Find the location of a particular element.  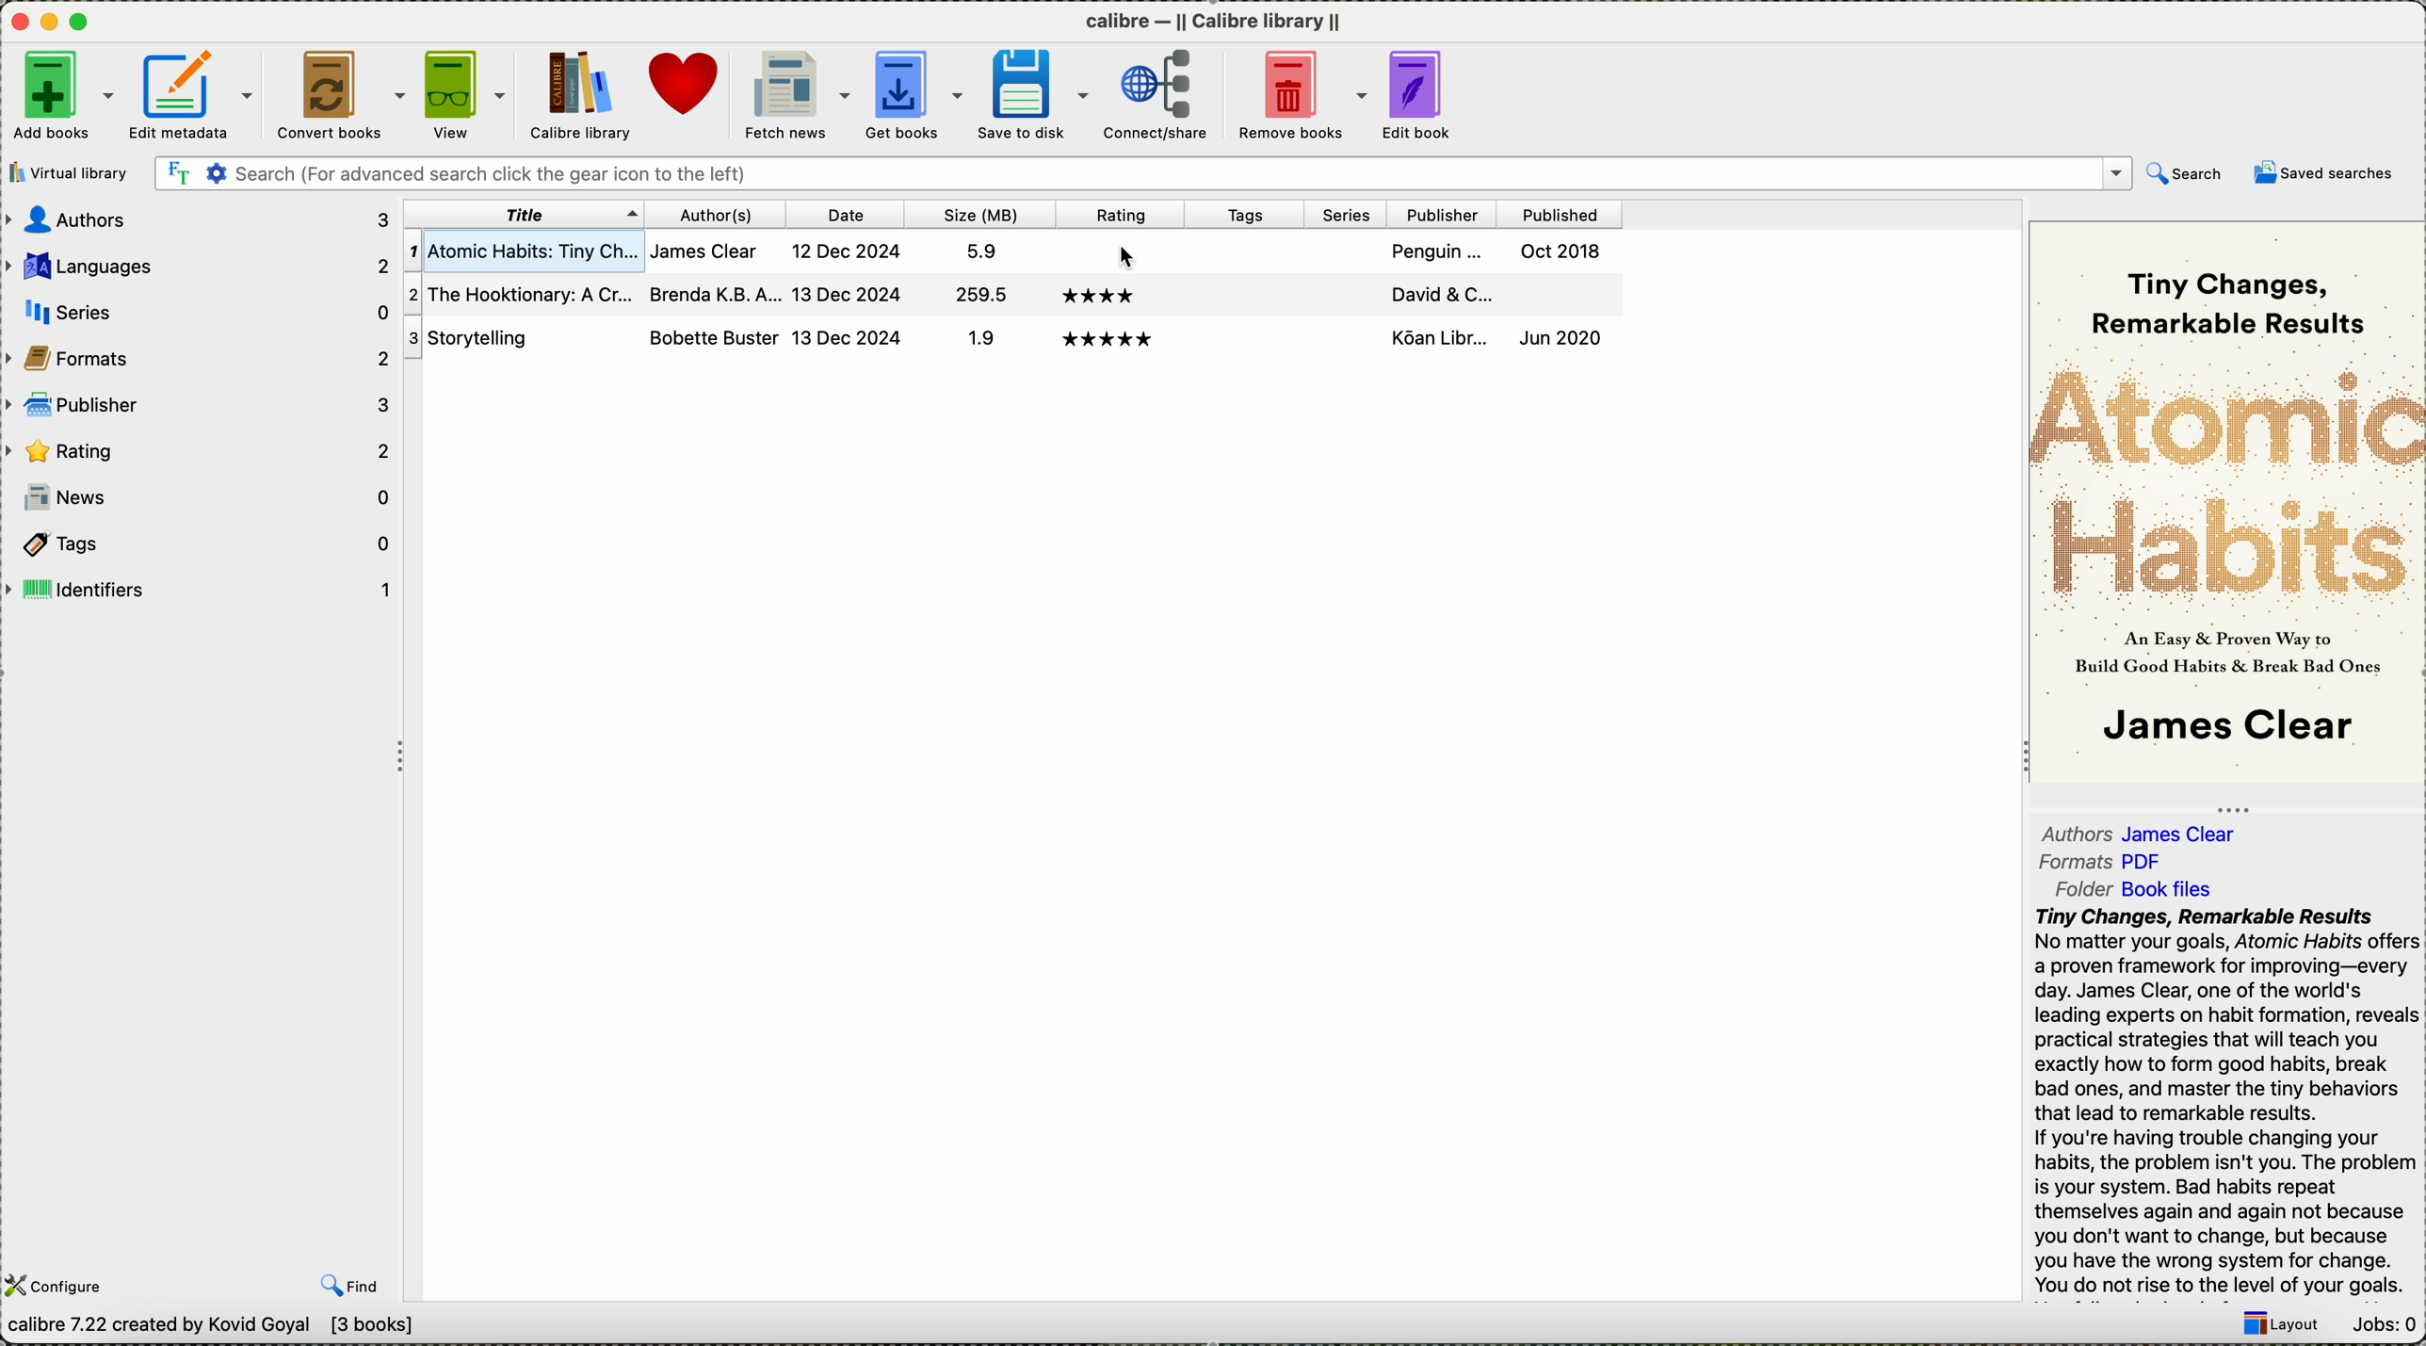

James Clear is located at coordinates (2189, 833).